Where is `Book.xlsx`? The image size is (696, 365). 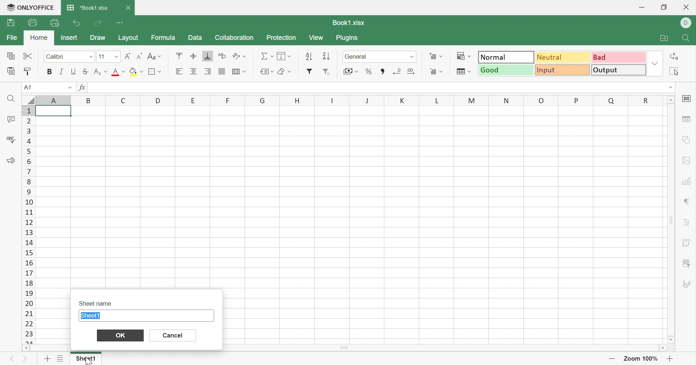 Book.xlsx is located at coordinates (87, 7).